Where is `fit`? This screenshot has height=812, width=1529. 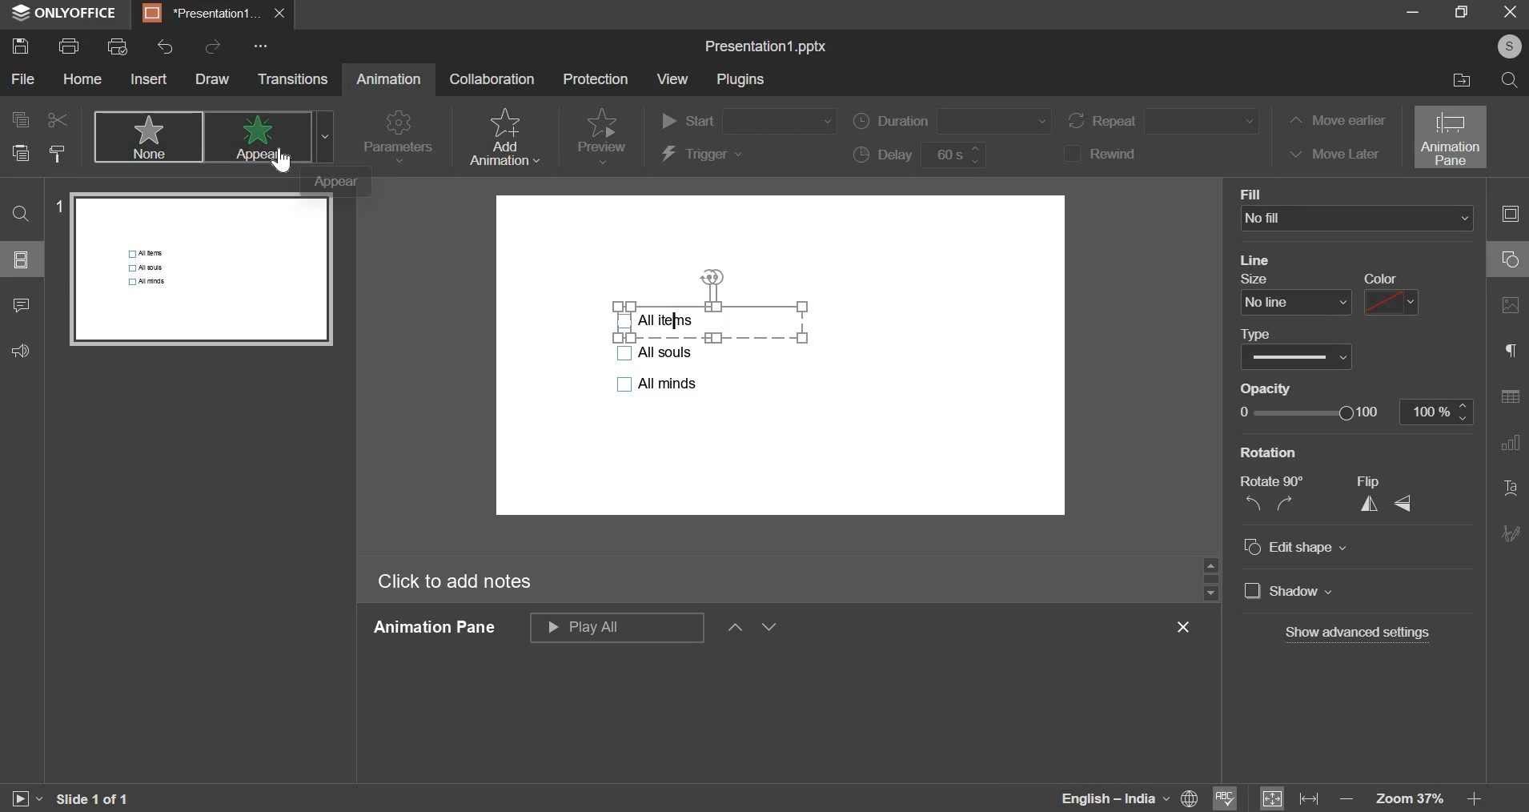 fit is located at coordinates (1290, 797).